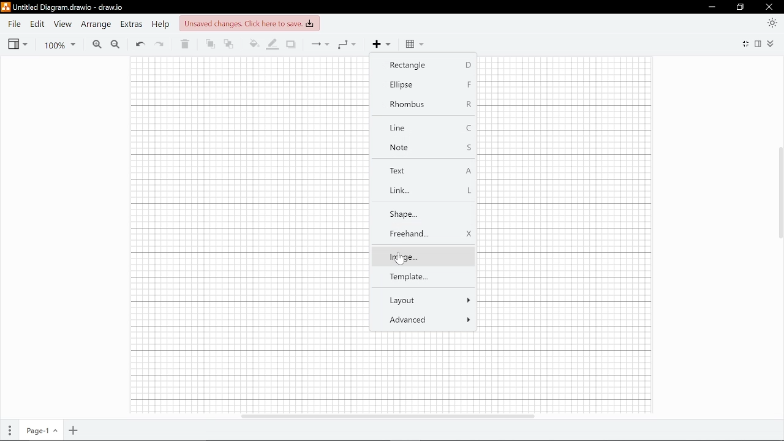 Image resolution: width=784 pixels, height=441 pixels. Describe the element at coordinates (427, 213) in the screenshot. I see `shape` at that location.